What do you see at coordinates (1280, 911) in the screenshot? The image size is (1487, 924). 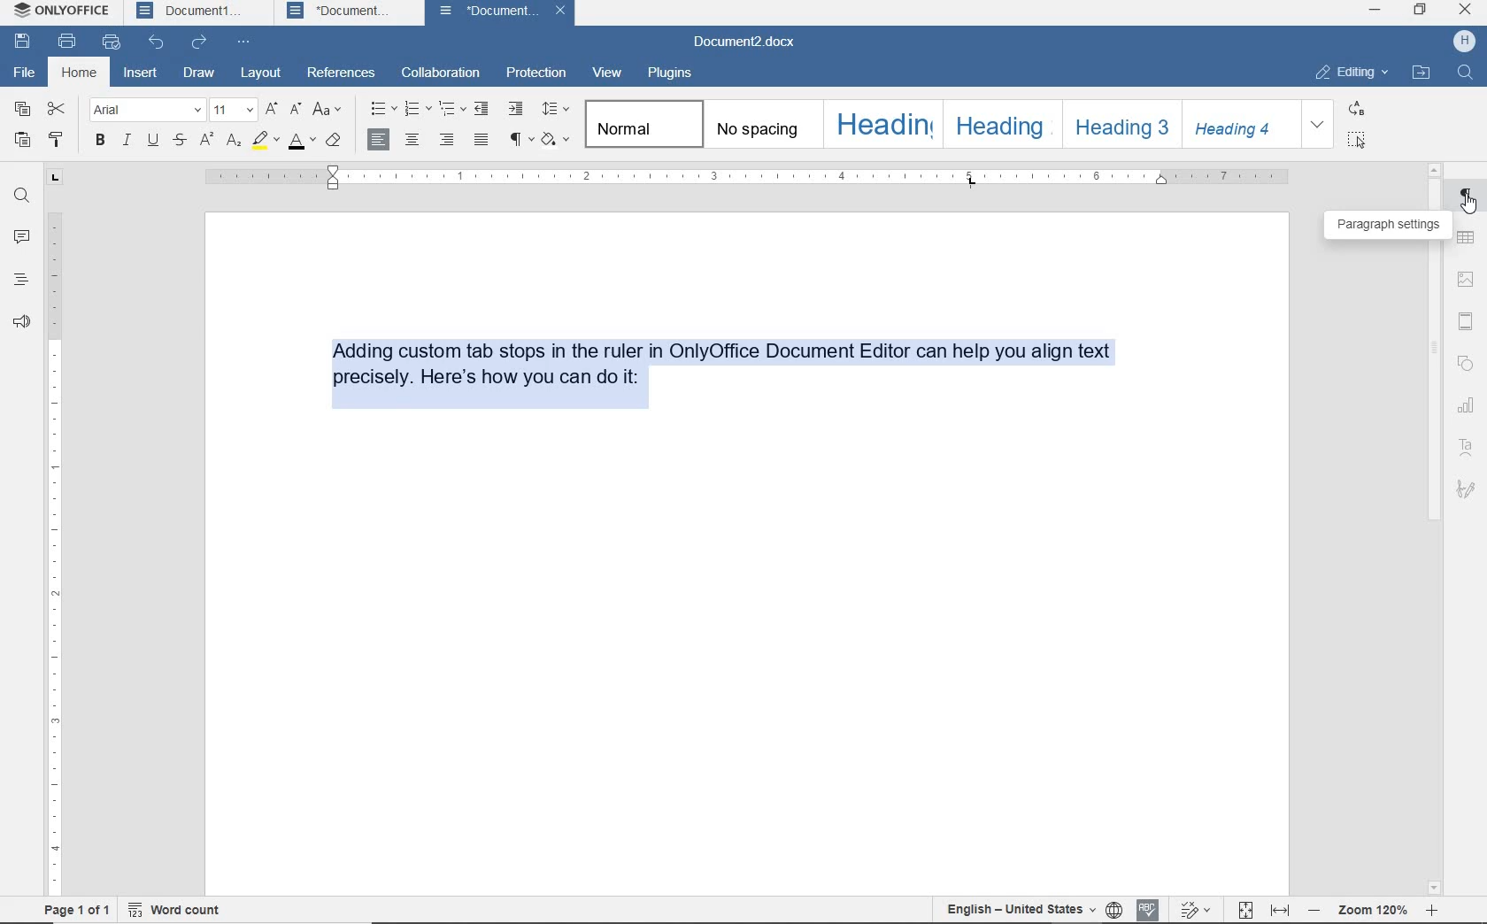 I see `fit to width` at bounding box center [1280, 911].